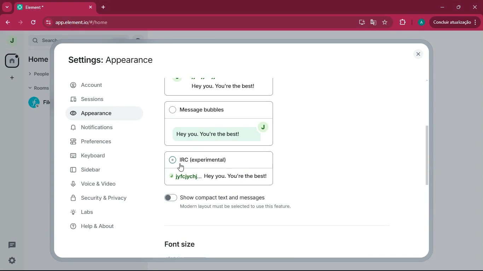 The image size is (483, 271). What do you see at coordinates (385, 22) in the screenshot?
I see `favourite` at bounding box center [385, 22].